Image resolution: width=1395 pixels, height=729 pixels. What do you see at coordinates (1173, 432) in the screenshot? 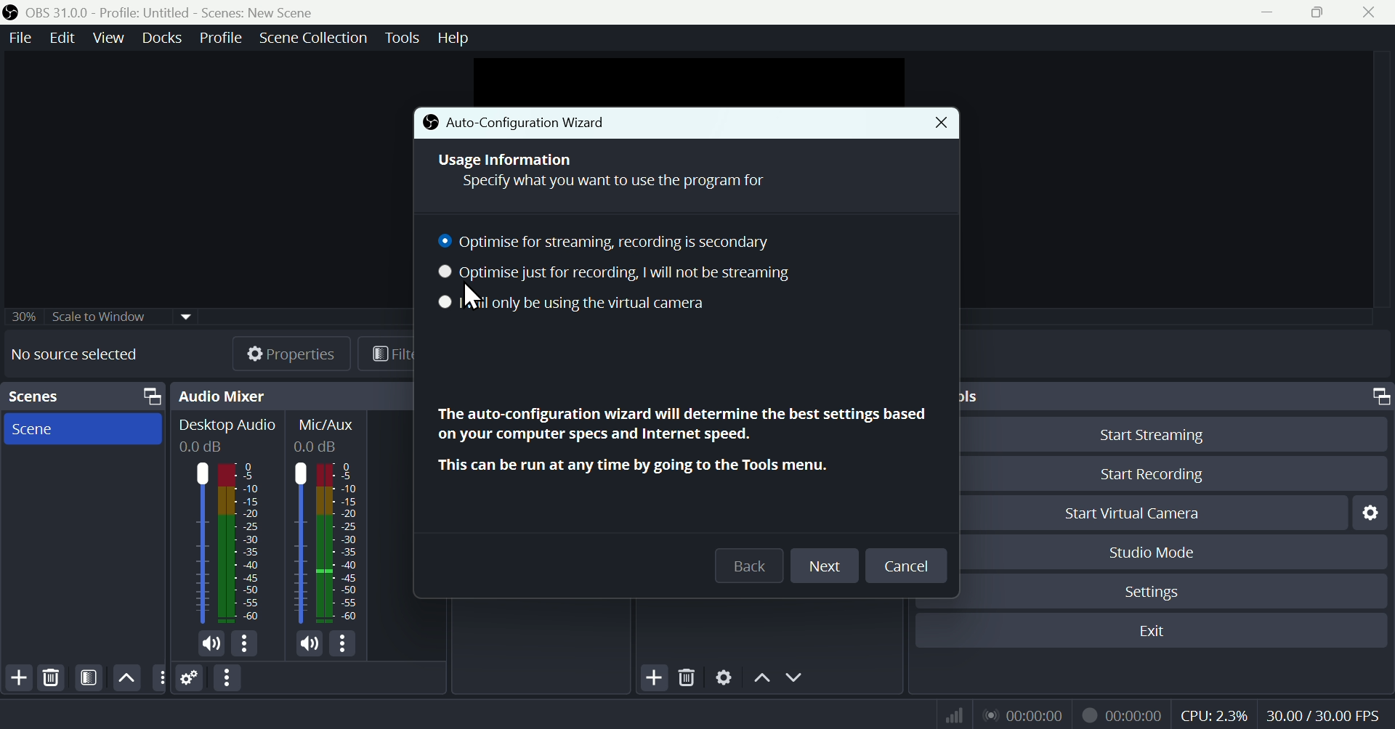
I see `Start Streaming` at bounding box center [1173, 432].